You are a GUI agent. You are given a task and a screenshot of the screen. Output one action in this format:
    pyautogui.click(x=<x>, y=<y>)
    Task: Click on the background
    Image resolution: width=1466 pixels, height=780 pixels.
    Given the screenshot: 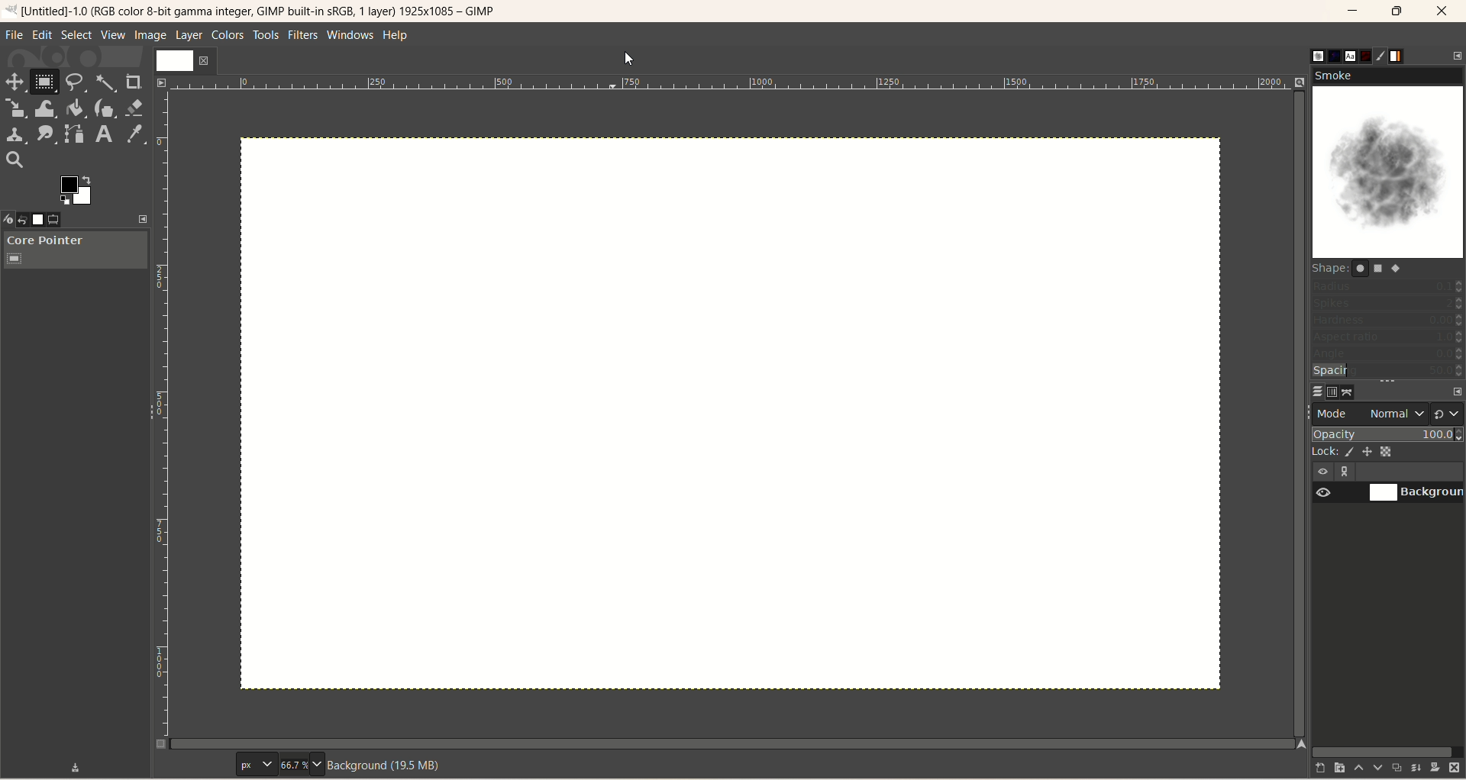 What is the action you would take?
    pyautogui.click(x=1418, y=494)
    